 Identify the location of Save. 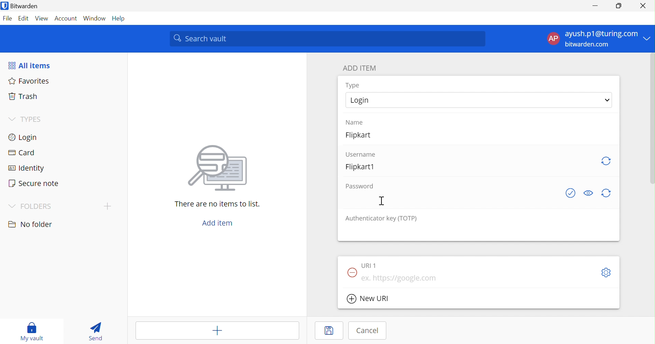
(324, 332).